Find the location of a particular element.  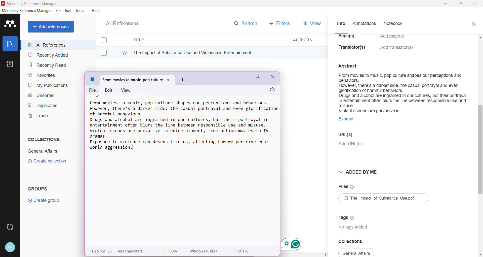

Click to Add to Favorites is located at coordinates (122, 52).